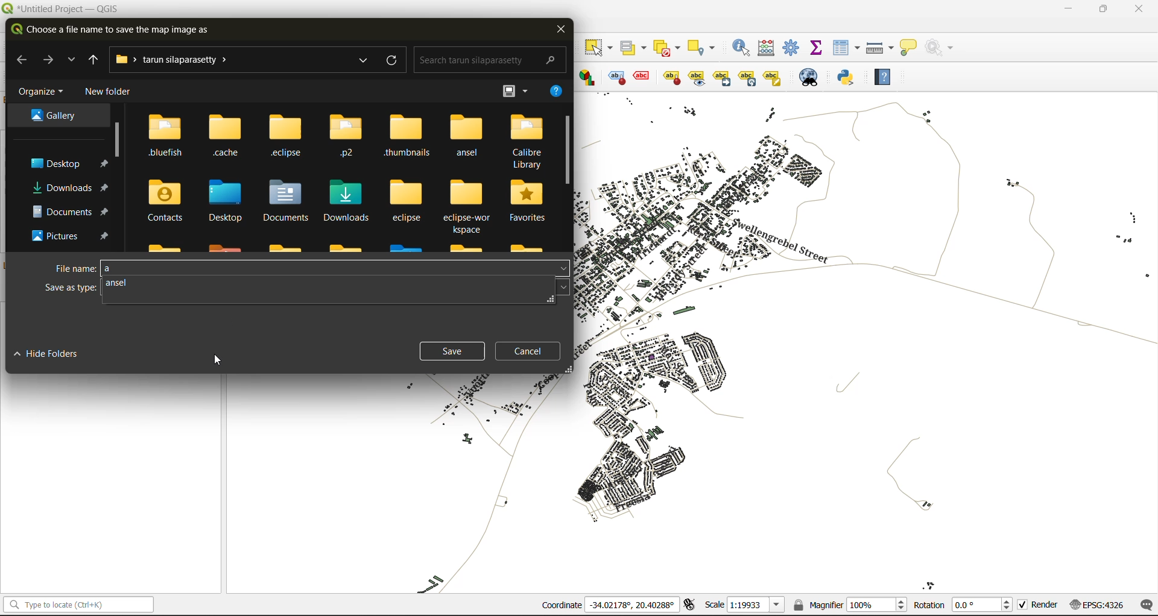  What do you see at coordinates (963, 604) in the screenshot?
I see `rotation` at bounding box center [963, 604].